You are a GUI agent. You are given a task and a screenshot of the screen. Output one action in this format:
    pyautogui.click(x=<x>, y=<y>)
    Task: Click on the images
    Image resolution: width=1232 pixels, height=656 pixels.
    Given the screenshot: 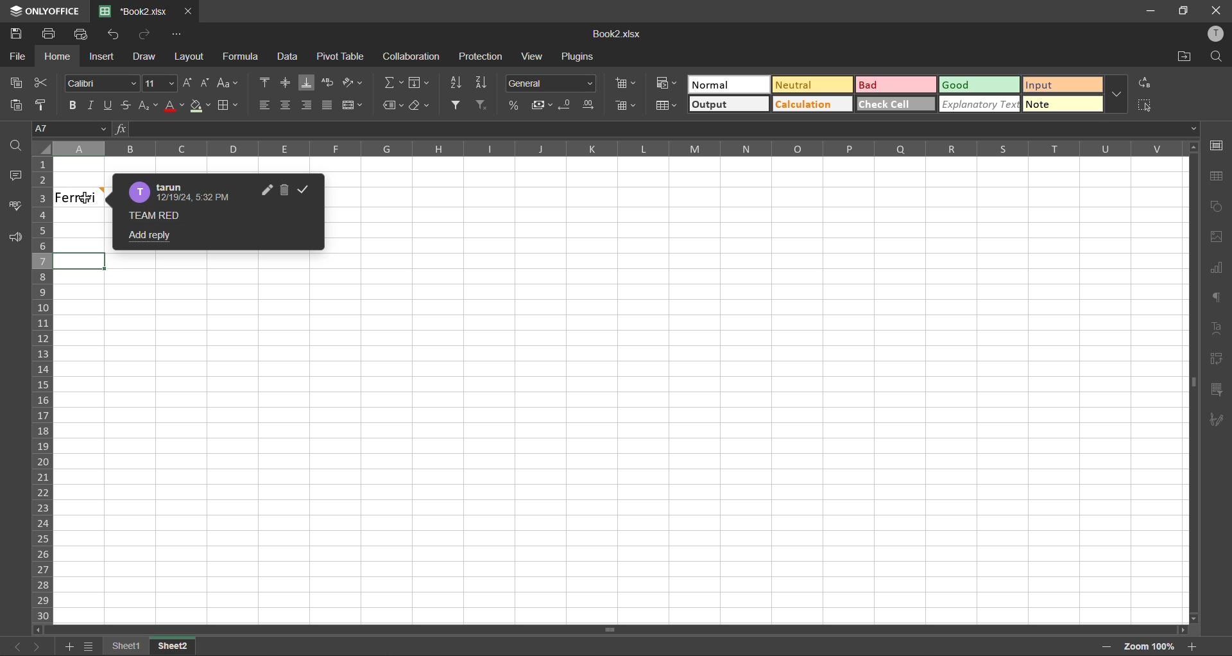 What is the action you would take?
    pyautogui.click(x=1218, y=239)
    